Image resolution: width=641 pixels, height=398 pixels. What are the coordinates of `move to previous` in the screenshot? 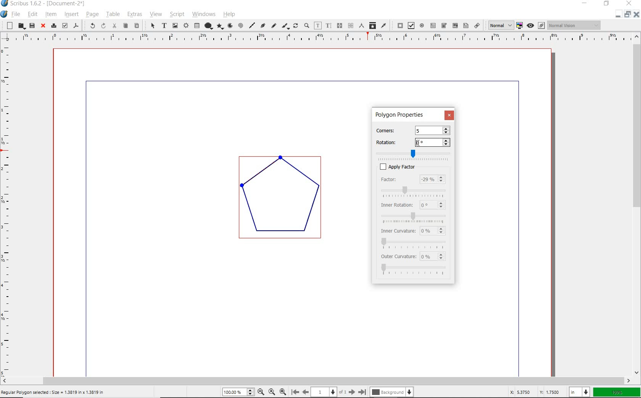 It's located at (308, 392).